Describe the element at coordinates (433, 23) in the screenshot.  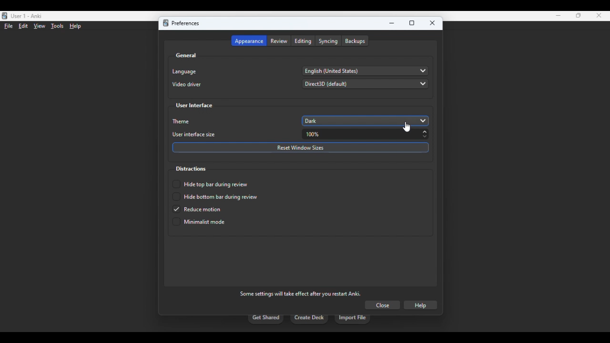
I see `close` at that location.